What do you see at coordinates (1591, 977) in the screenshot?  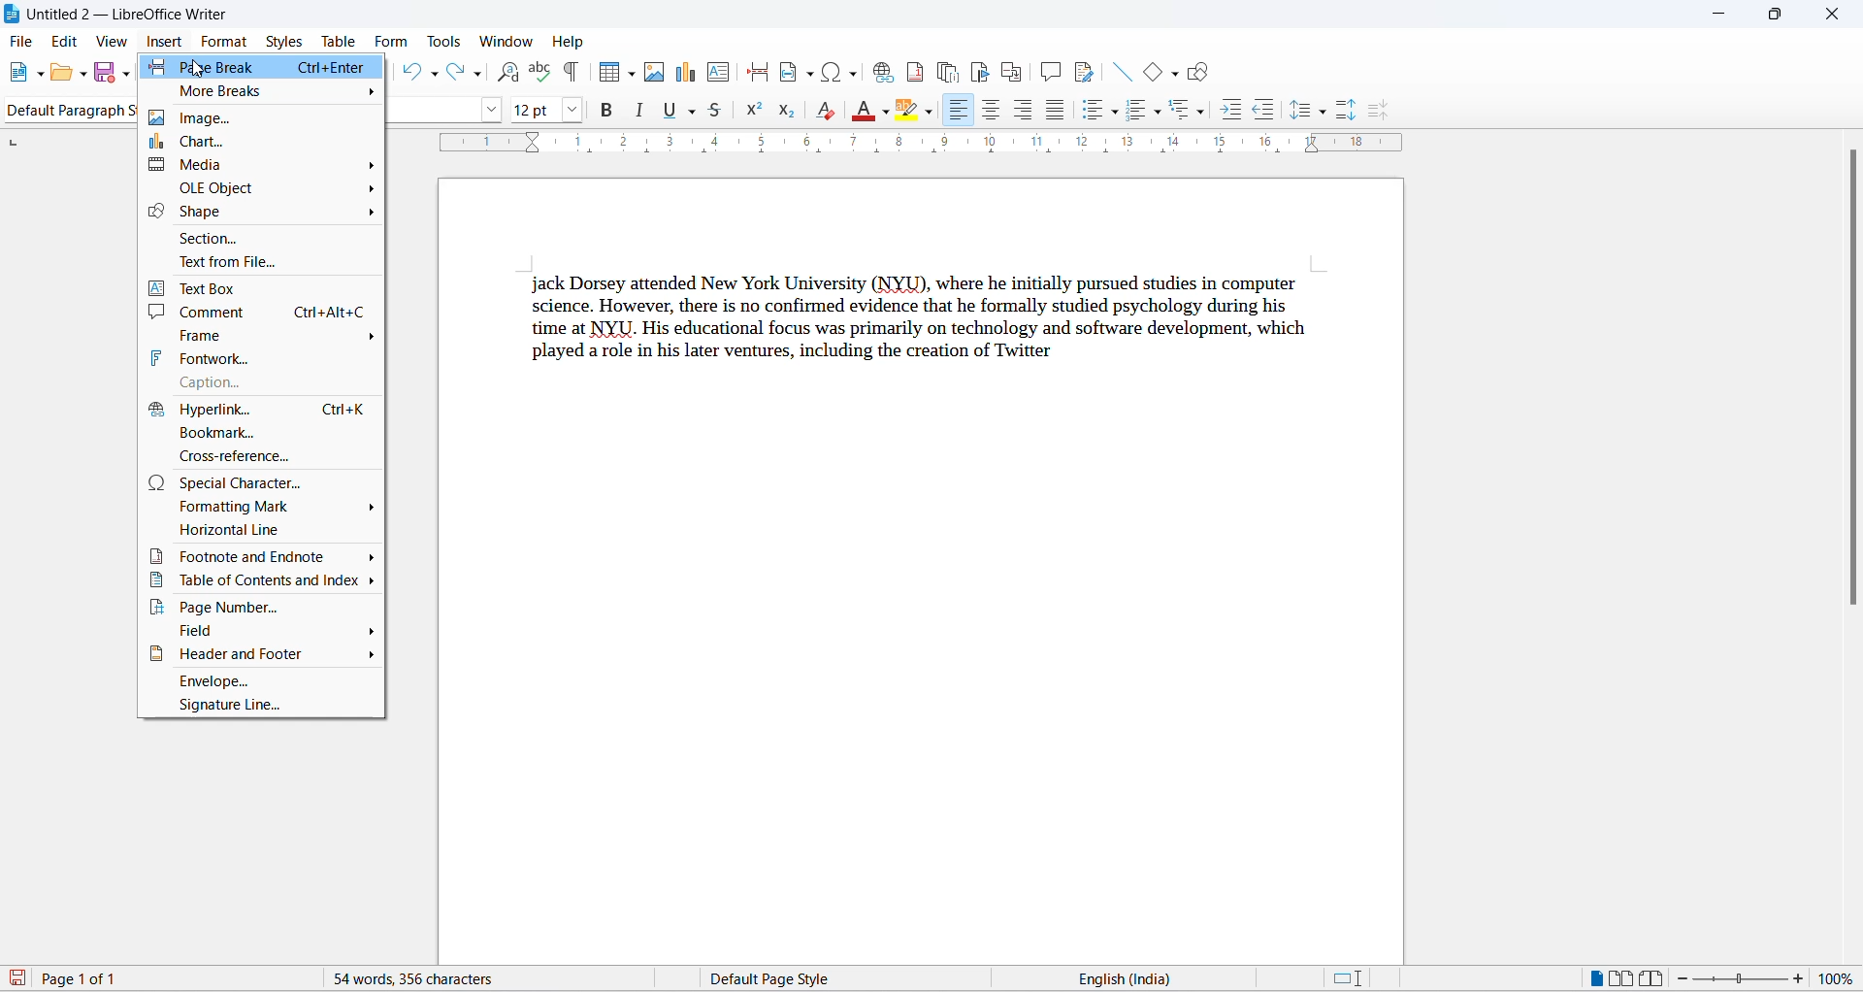 I see `single page view` at bounding box center [1591, 977].